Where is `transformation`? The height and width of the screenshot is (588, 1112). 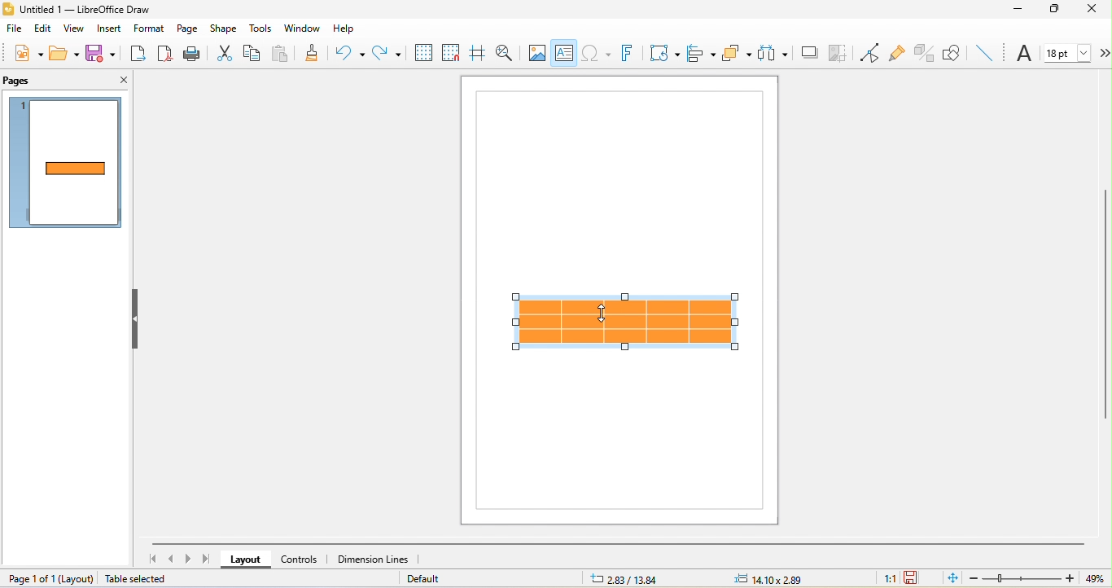 transformation is located at coordinates (662, 51).